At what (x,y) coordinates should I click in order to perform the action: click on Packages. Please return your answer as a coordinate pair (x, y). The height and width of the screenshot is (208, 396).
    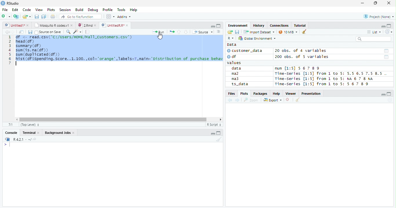
    Looking at the image, I should click on (260, 94).